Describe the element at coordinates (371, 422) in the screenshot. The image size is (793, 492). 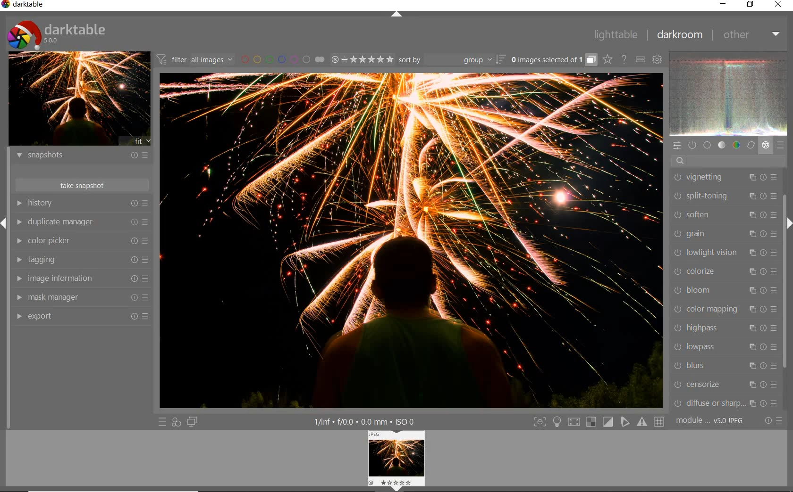
I see `1/inf*f/0.0 mm*ISO 0` at that location.